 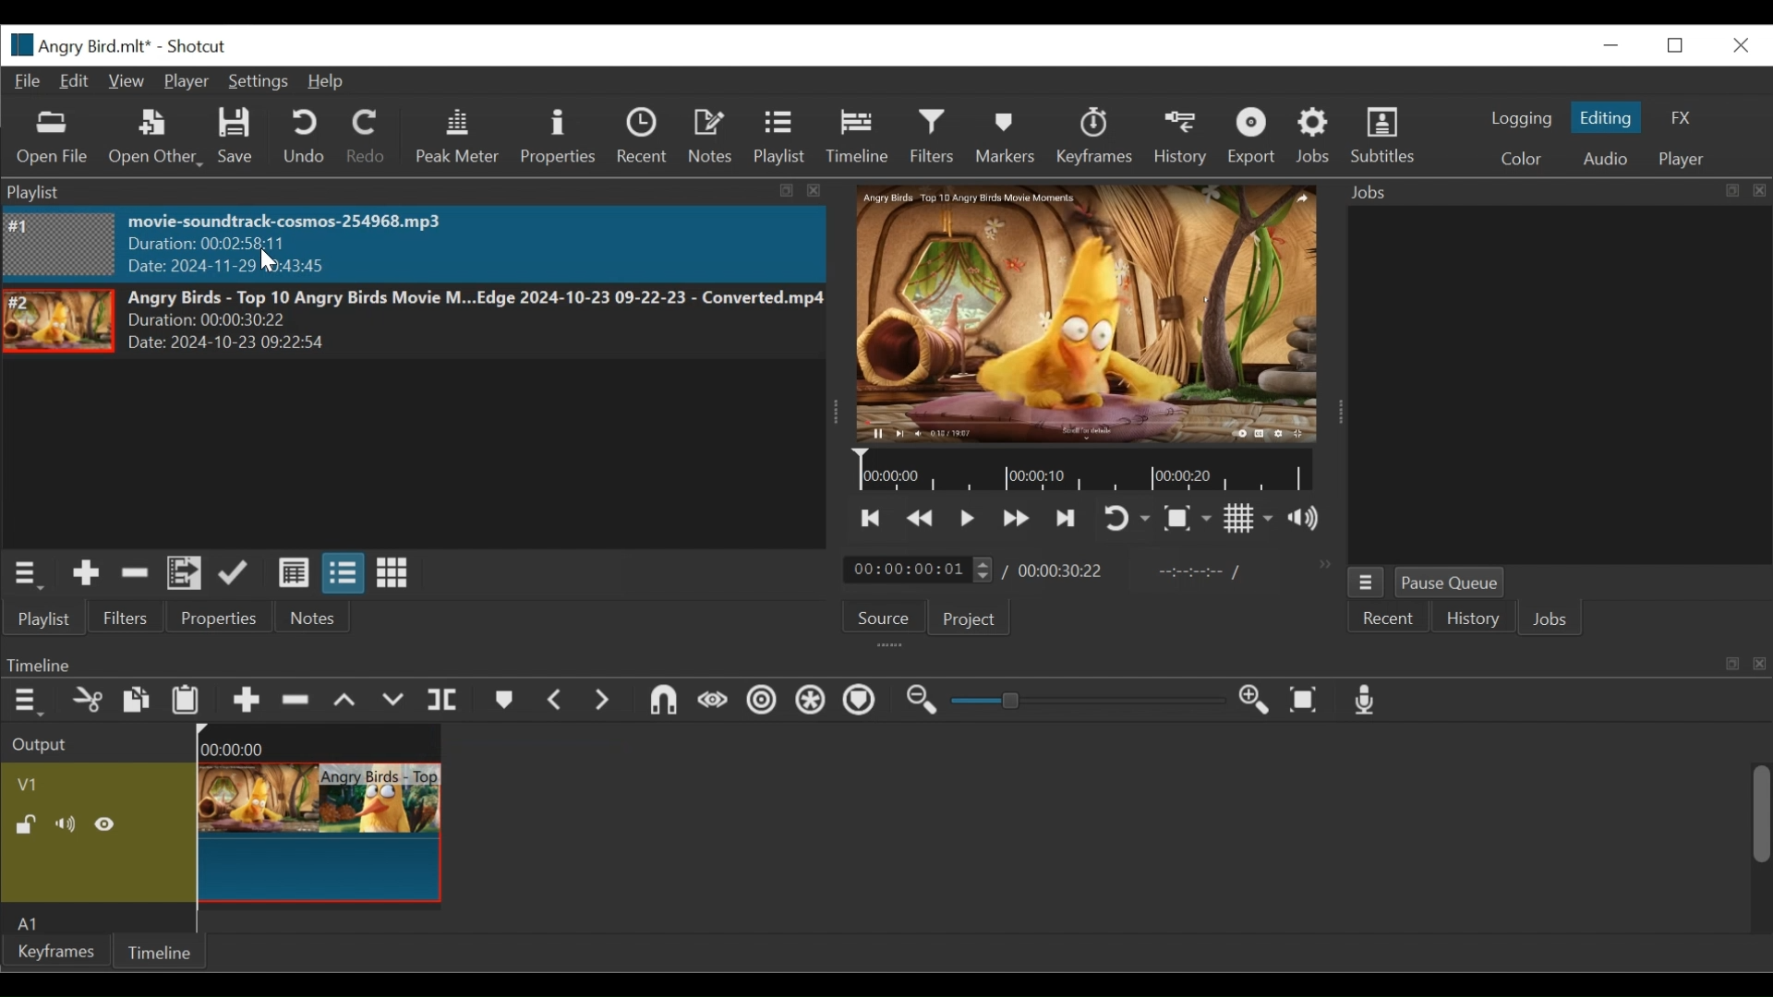 I want to click on Markers, so click(x=501, y=702).